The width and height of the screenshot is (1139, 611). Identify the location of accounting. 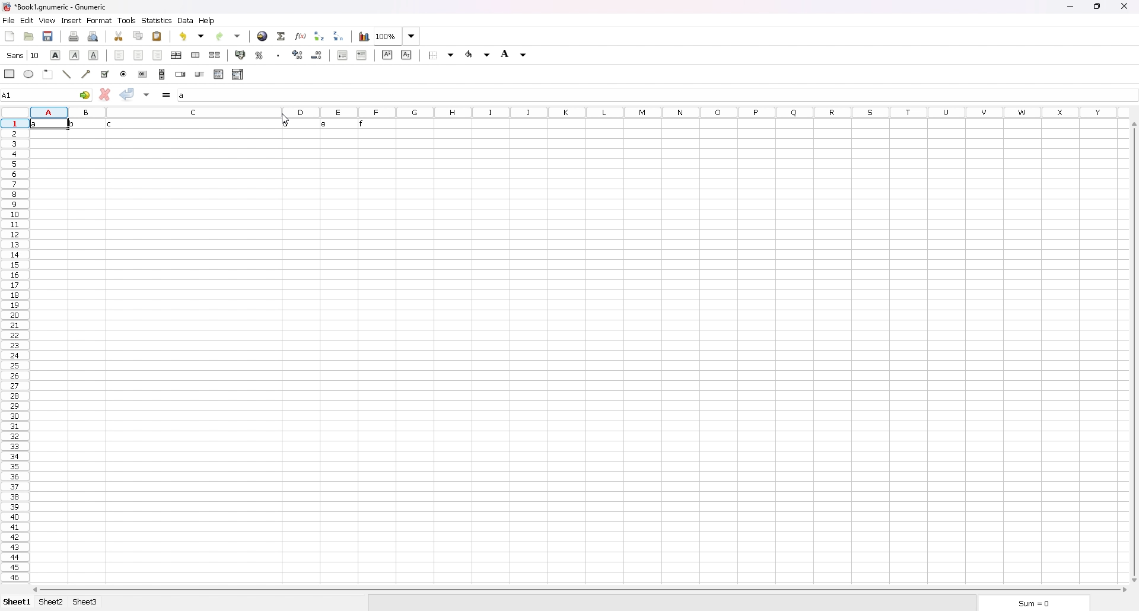
(241, 55).